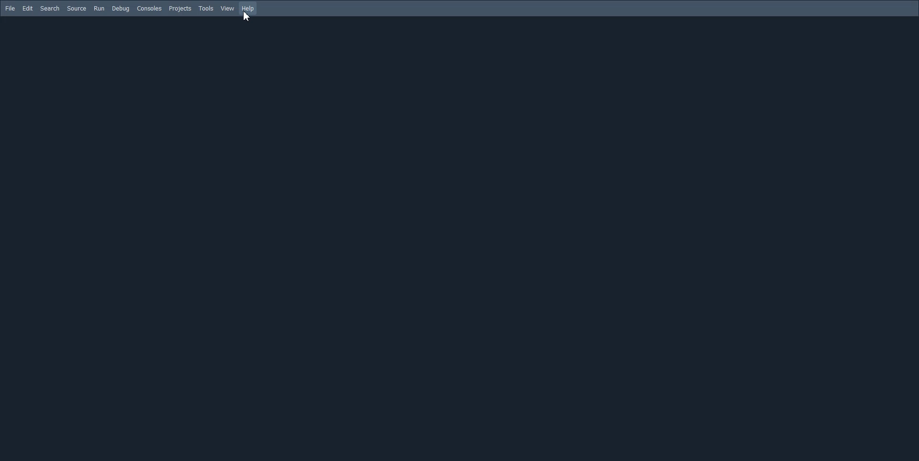 Image resolution: width=919 pixels, height=461 pixels. What do you see at coordinates (228, 8) in the screenshot?
I see `View` at bounding box center [228, 8].